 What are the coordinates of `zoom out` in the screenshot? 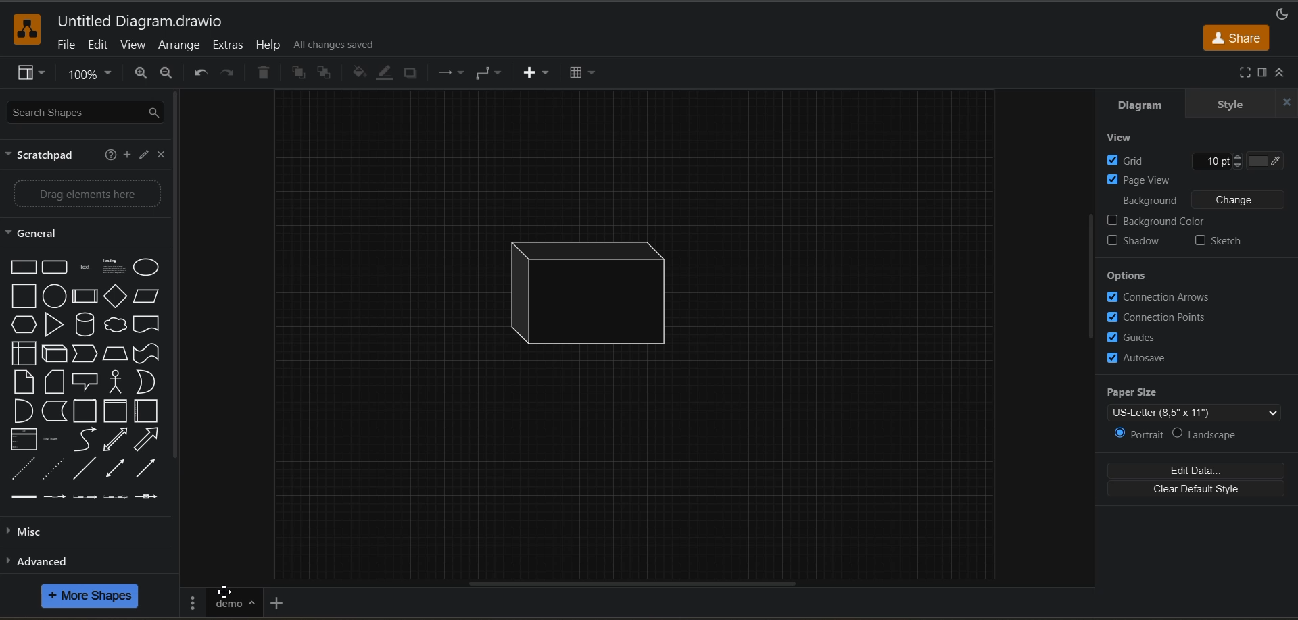 It's located at (141, 73).